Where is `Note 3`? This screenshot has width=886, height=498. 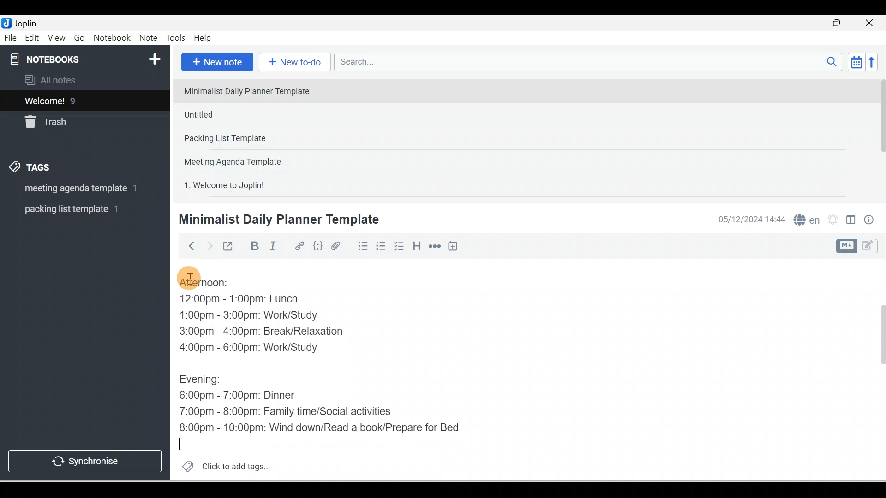 Note 3 is located at coordinates (254, 139).